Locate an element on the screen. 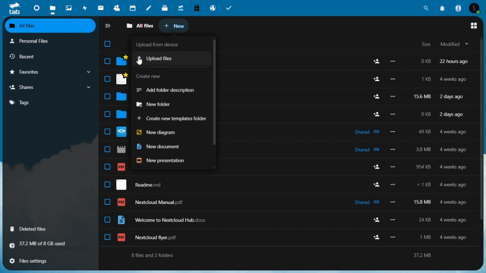 Image resolution: width=486 pixels, height=273 pixels. more options is located at coordinates (394, 238).